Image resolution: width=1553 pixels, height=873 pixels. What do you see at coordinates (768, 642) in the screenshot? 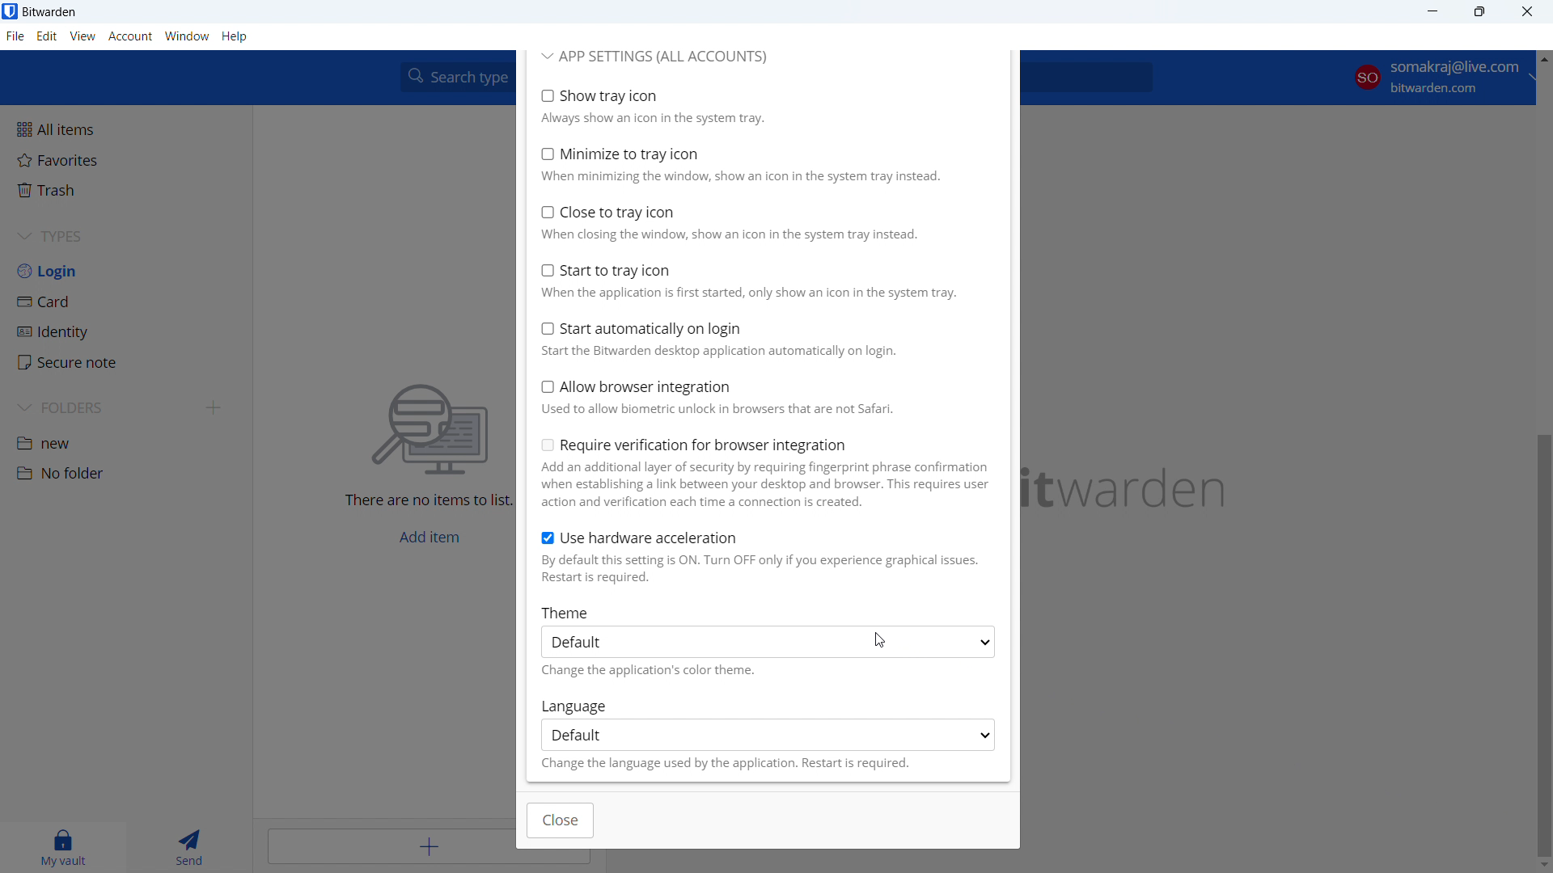
I see `select theme` at bounding box center [768, 642].